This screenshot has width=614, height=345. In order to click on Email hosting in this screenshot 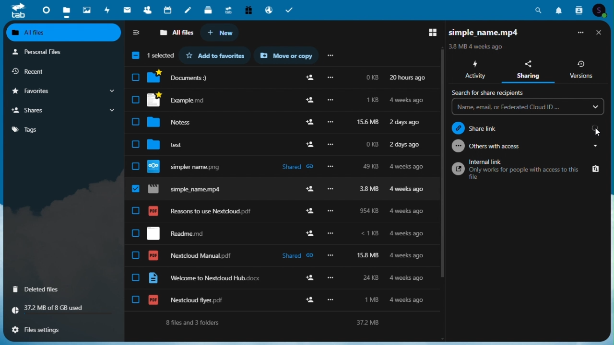, I will do `click(268, 10)`.